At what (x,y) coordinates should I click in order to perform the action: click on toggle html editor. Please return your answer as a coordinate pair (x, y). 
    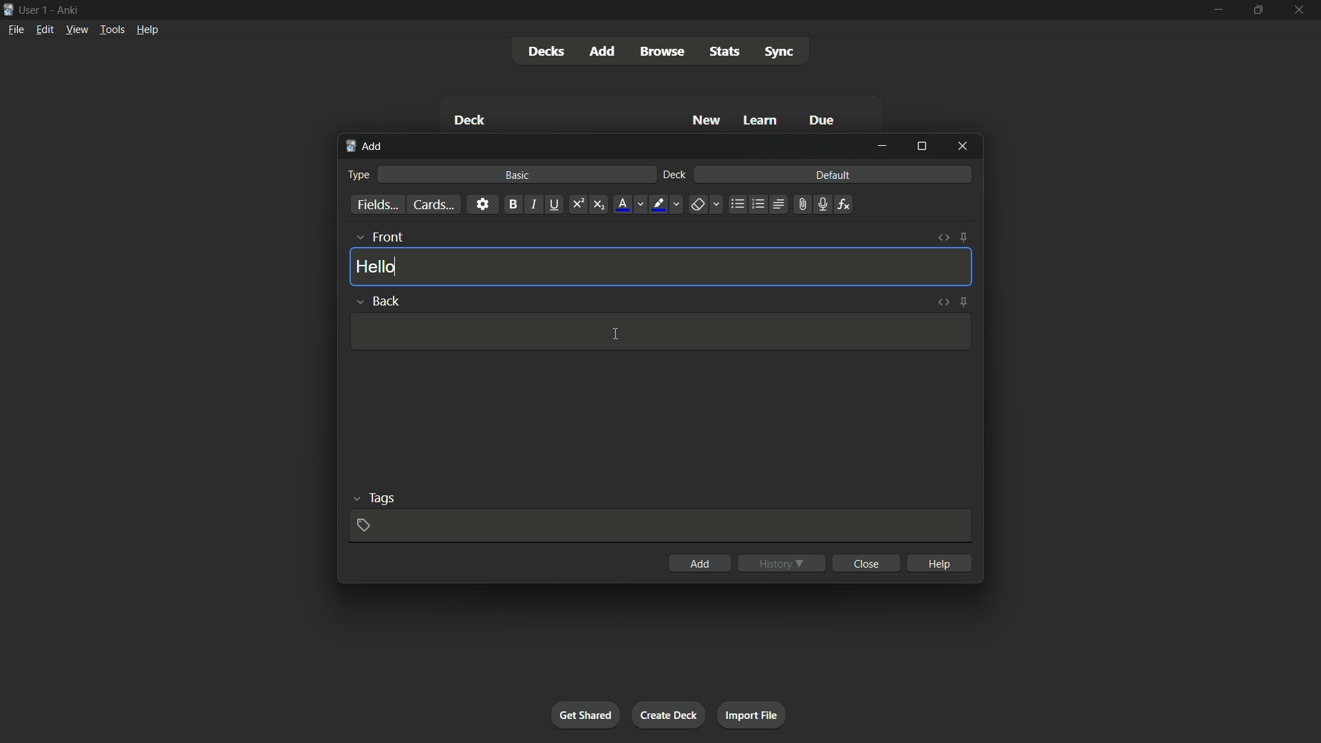
    Looking at the image, I should click on (942, 302).